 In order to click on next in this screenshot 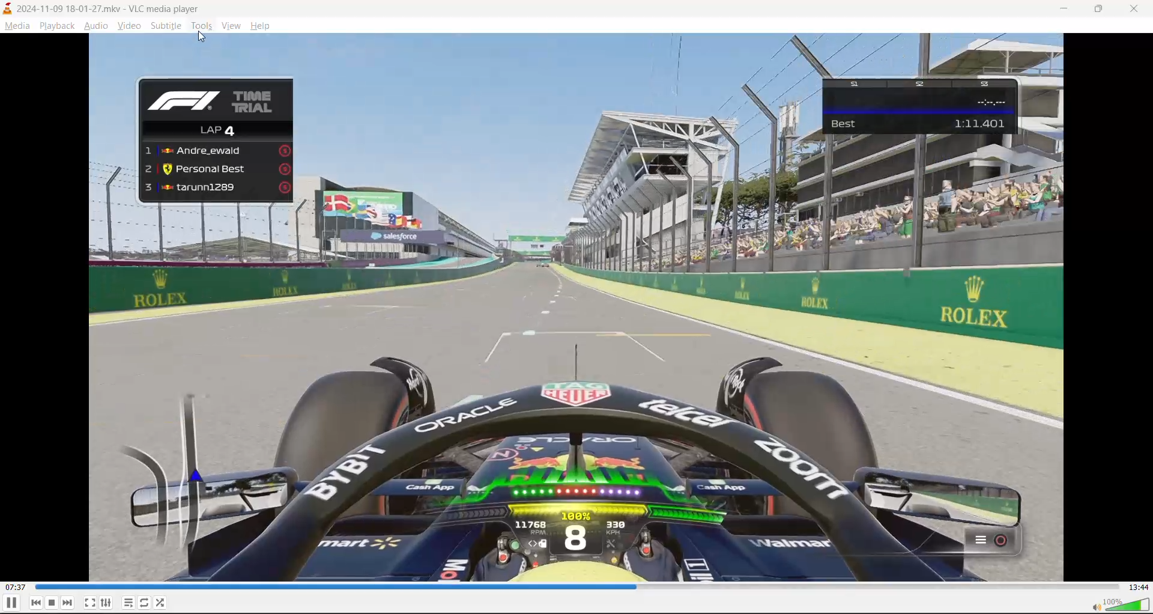, I will do `click(68, 602)`.